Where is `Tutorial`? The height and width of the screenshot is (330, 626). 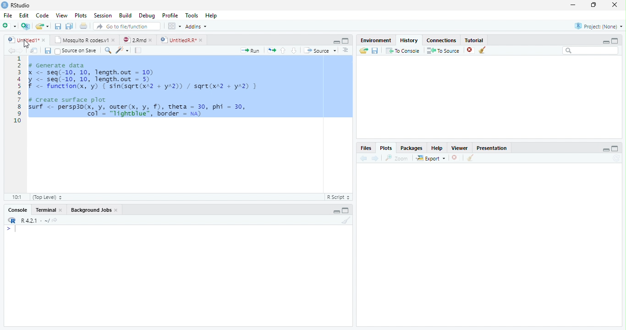
Tutorial is located at coordinates (474, 39).